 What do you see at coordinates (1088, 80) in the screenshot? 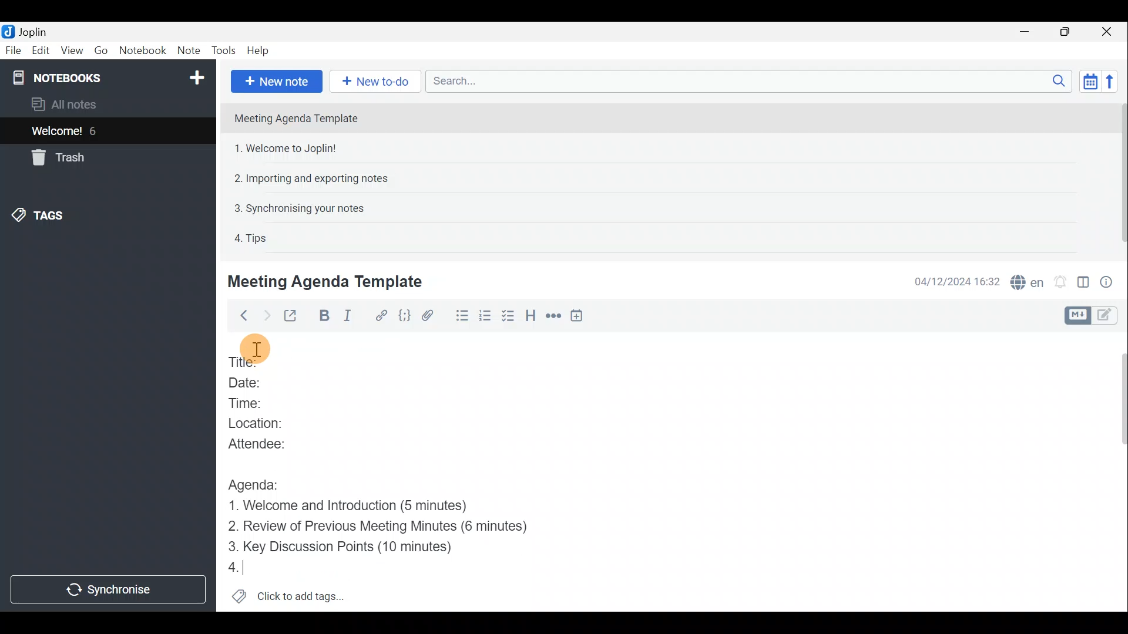
I see `Toggle sort order` at bounding box center [1088, 80].